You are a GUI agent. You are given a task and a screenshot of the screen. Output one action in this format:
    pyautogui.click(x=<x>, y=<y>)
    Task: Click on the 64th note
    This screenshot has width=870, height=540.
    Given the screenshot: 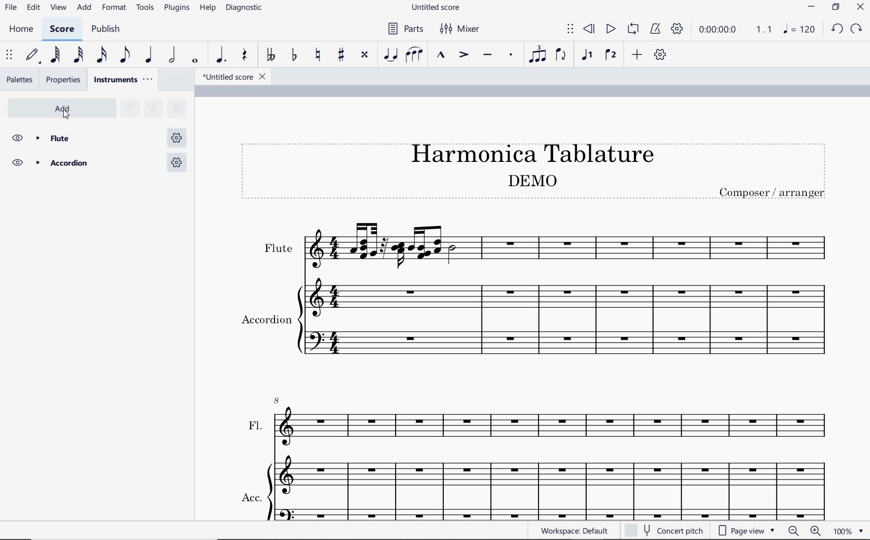 What is the action you would take?
    pyautogui.click(x=55, y=55)
    